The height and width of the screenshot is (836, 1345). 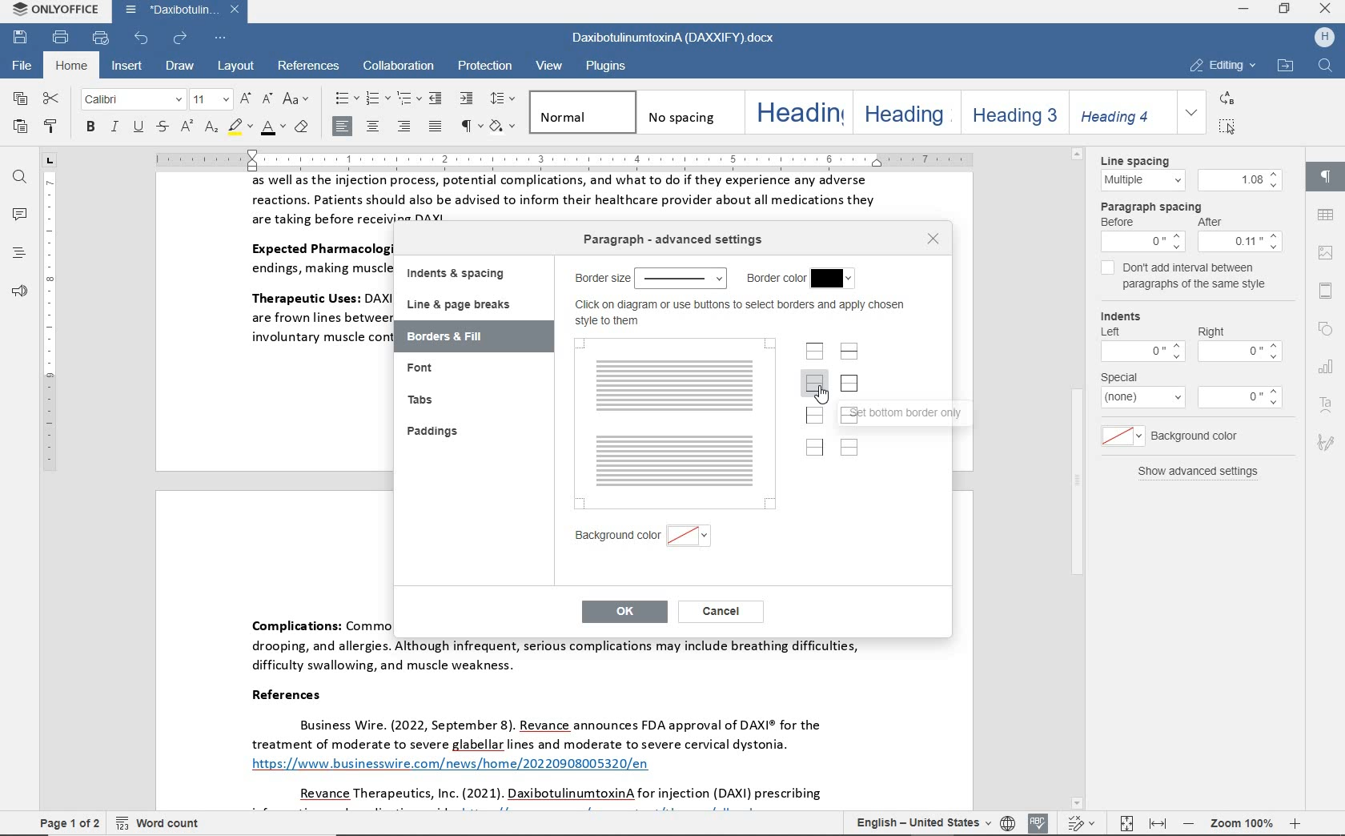 What do you see at coordinates (70, 822) in the screenshot?
I see `page 1 of 2` at bounding box center [70, 822].